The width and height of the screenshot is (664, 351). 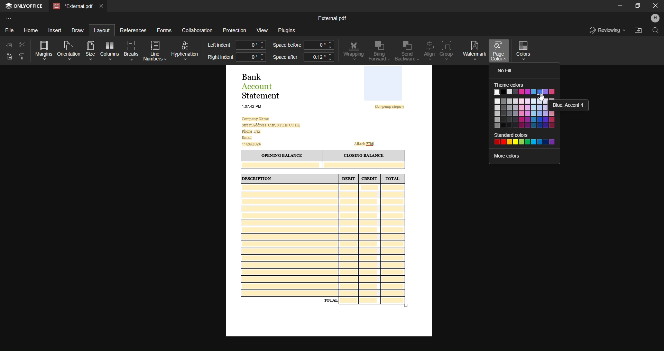 I want to click on theme colors, so click(x=550, y=92).